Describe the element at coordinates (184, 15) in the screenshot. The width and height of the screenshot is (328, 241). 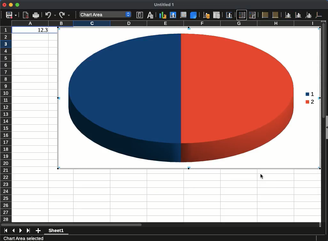
I see `Chart wall` at that location.